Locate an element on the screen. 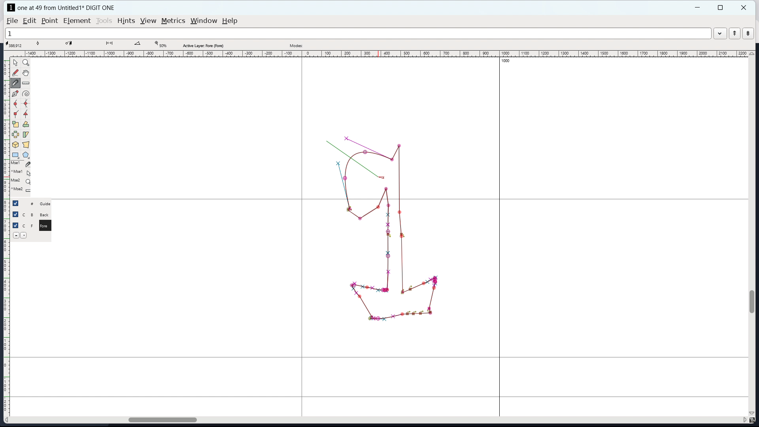 The width and height of the screenshot is (759, 427). add new layer is located at coordinates (25, 235).